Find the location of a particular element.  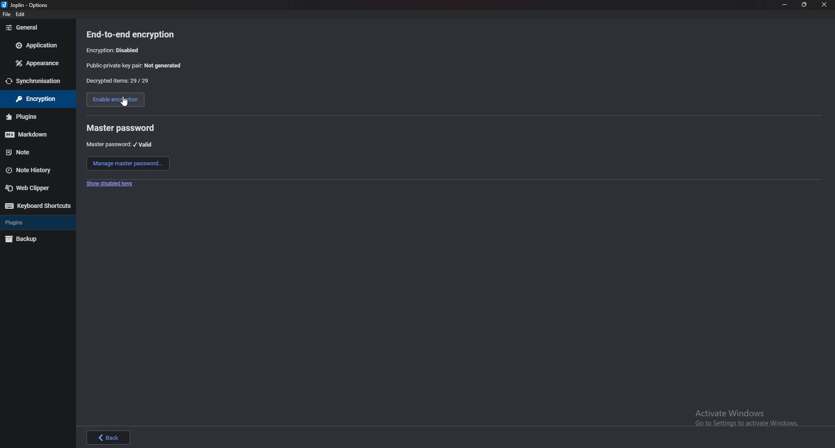

 is located at coordinates (32, 81).